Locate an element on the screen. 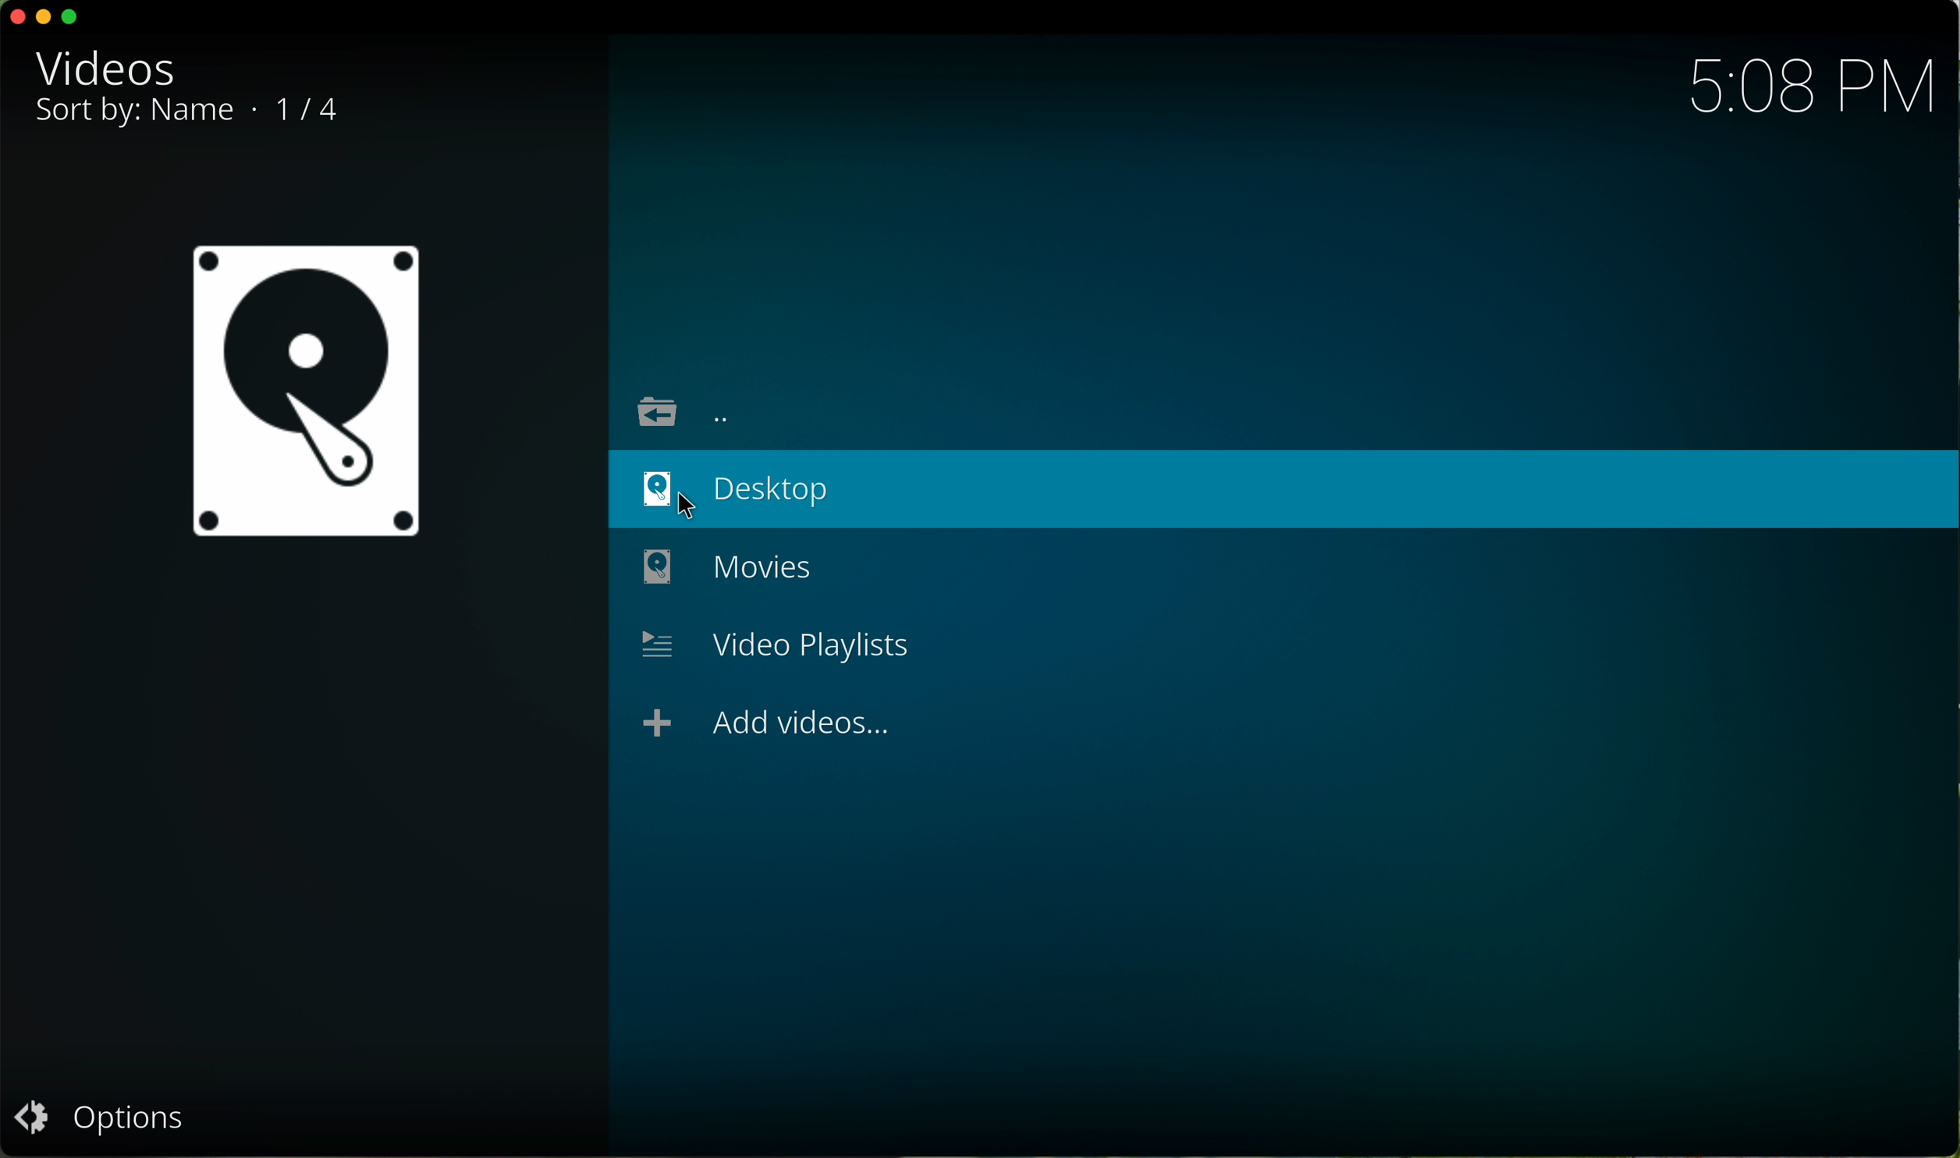  options is located at coordinates (104, 1116).